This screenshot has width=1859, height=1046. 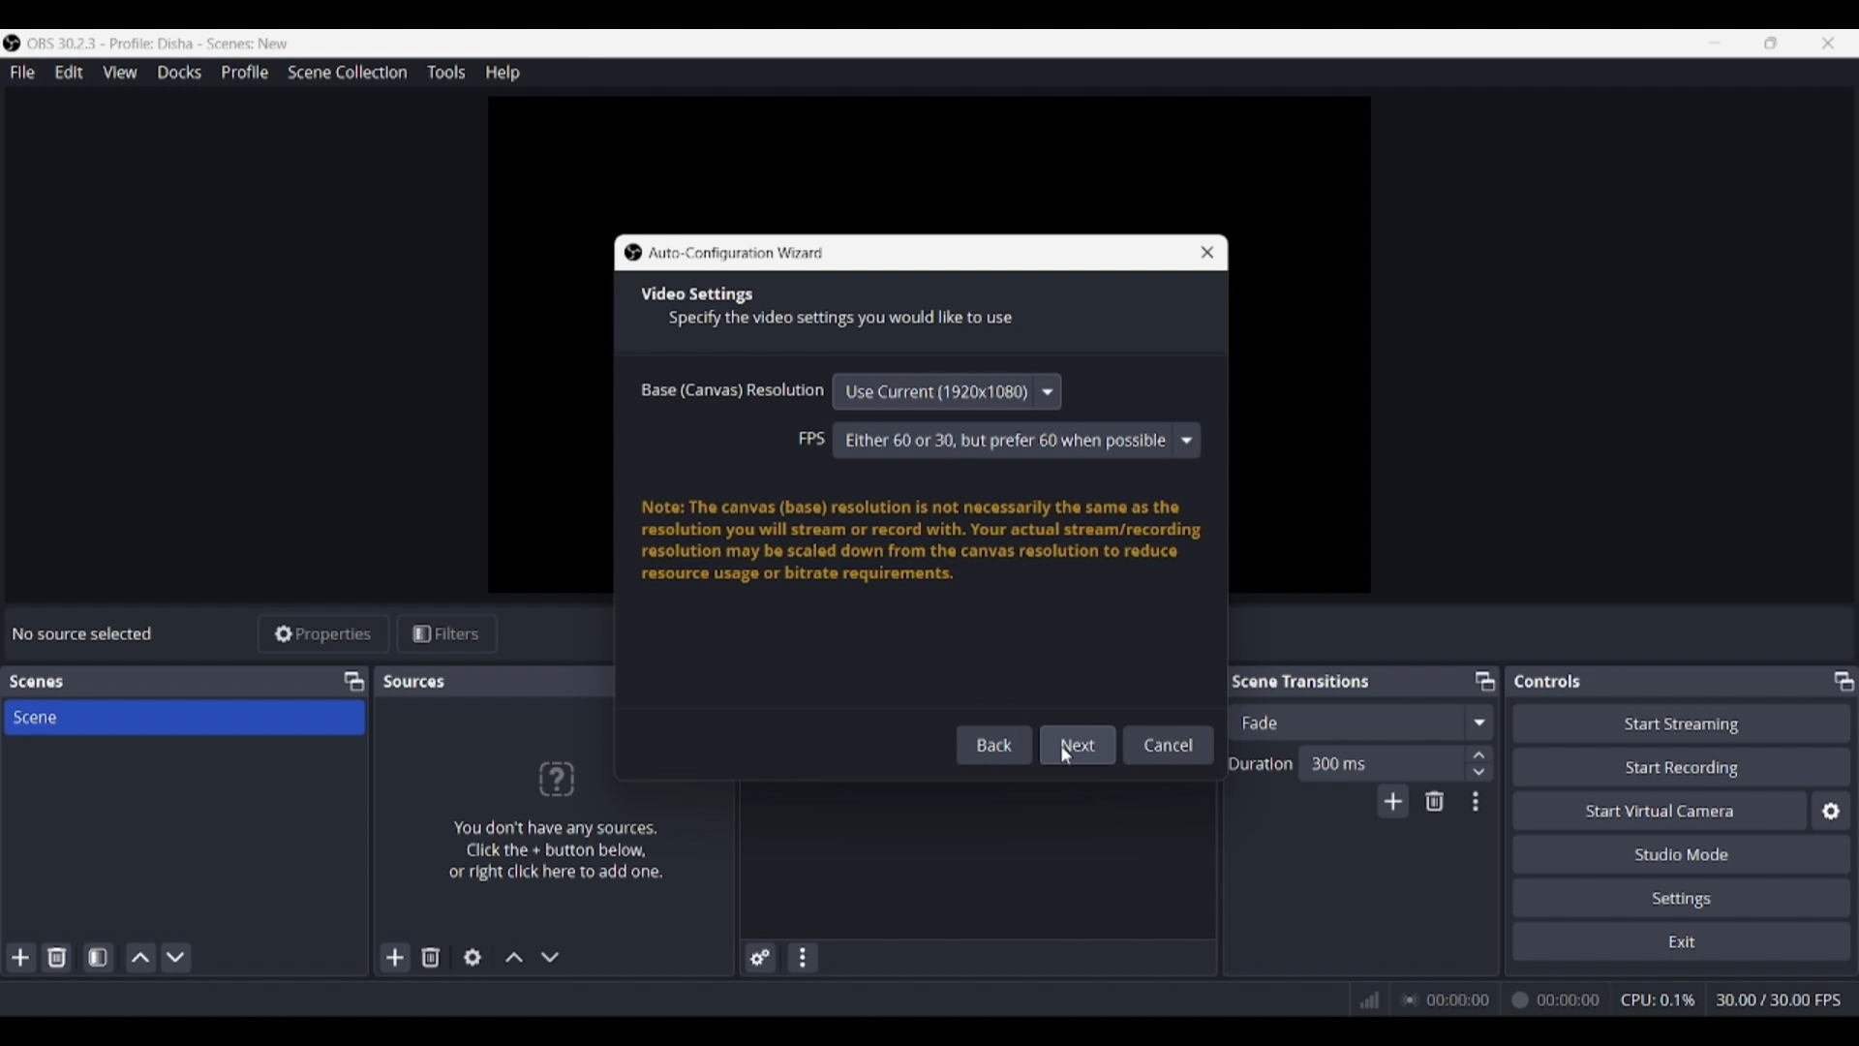 I want to click on Profile menu, highlighted by cursor, so click(x=245, y=73).